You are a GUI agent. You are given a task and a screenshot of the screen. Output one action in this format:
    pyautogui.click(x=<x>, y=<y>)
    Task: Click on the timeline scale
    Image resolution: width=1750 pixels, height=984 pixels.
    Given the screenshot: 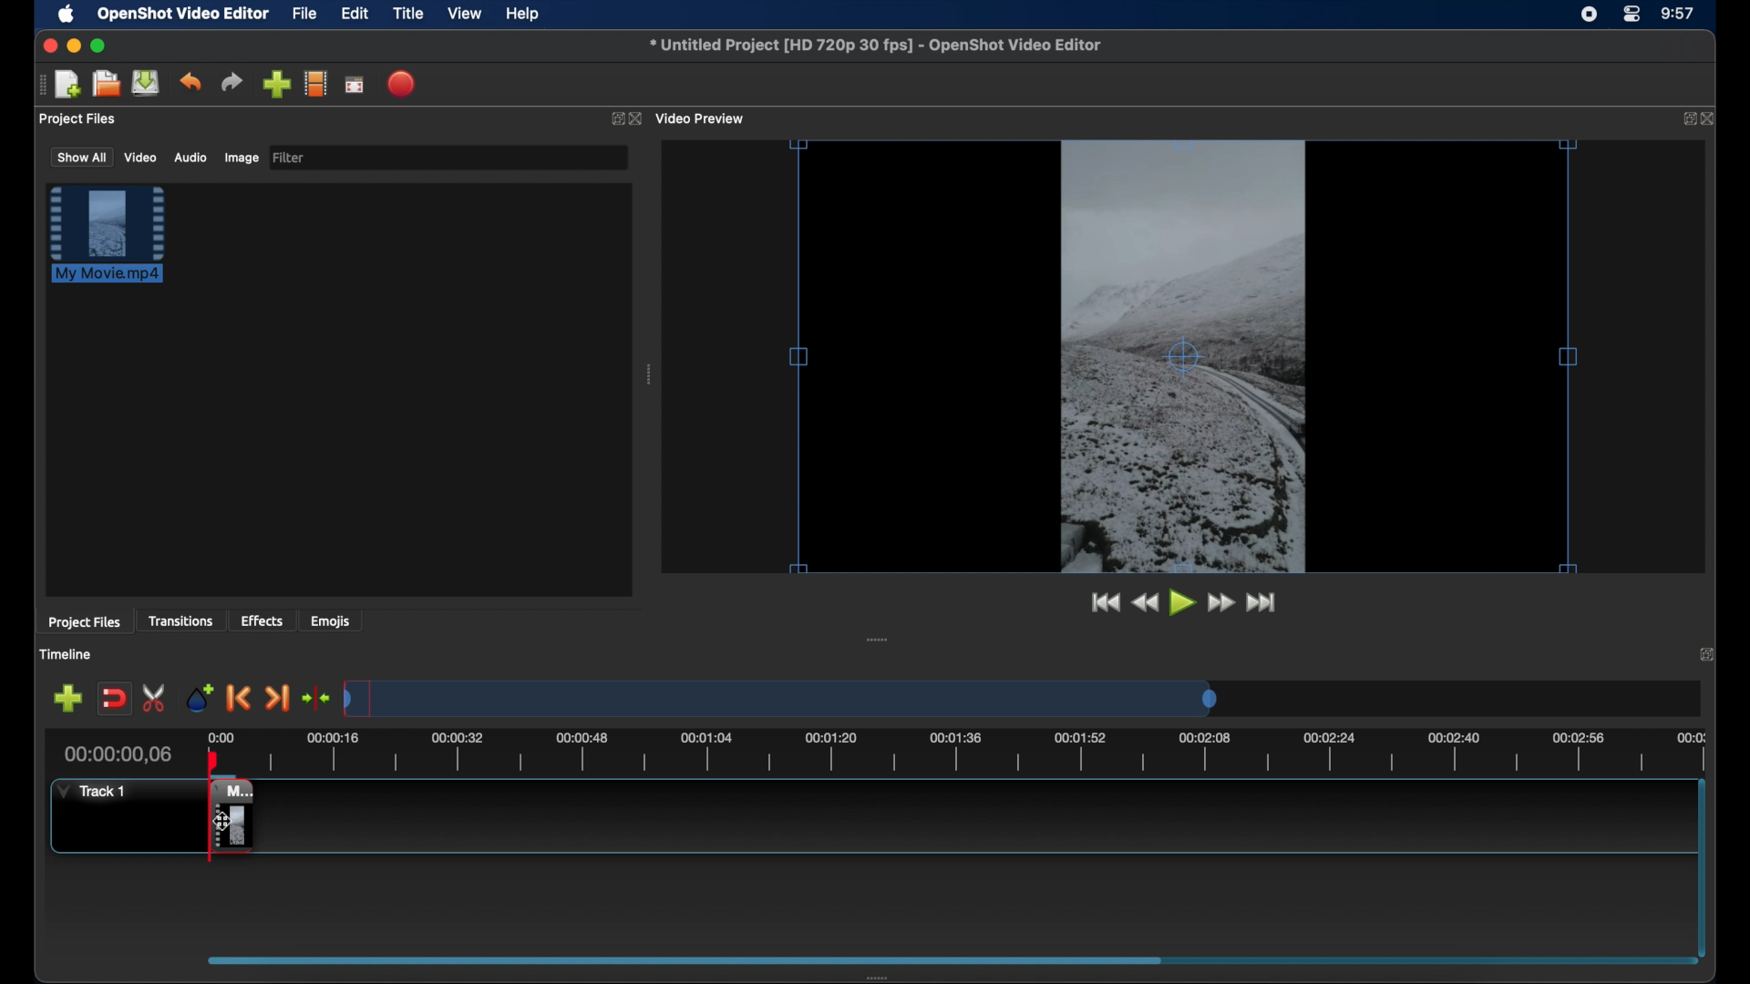 What is the action you would take?
    pyautogui.click(x=780, y=698)
    